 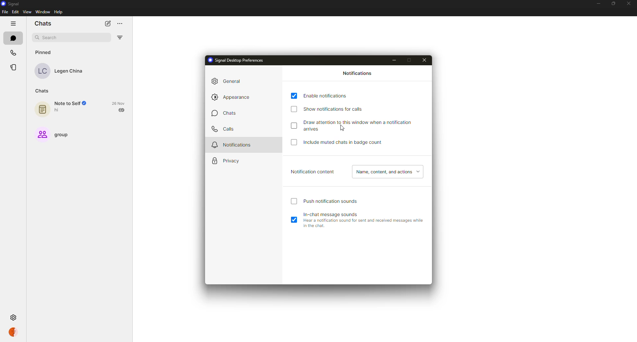 What do you see at coordinates (224, 128) in the screenshot?
I see `calls` at bounding box center [224, 128].